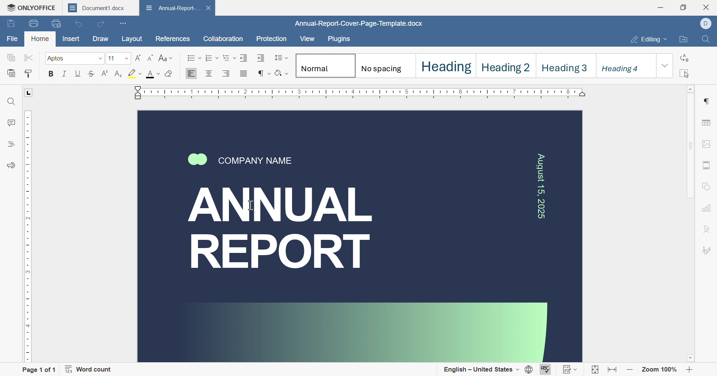 This screenshot has height=376, width=717. Describe the element at coordinates (230, 73) in the screenshot. I see `align right` at that location.